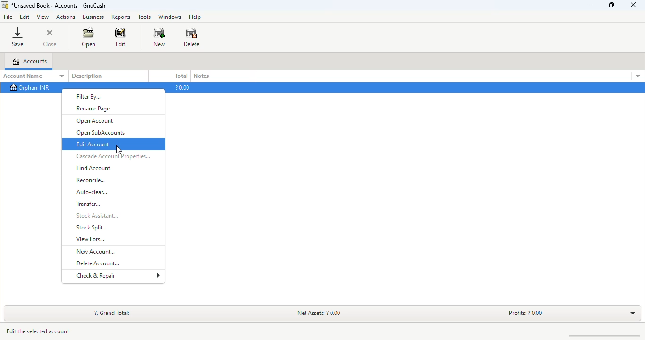  What do you see at coordinates (50, 38) in the screenshot?
I see `close` at bounding box center [50, 38].